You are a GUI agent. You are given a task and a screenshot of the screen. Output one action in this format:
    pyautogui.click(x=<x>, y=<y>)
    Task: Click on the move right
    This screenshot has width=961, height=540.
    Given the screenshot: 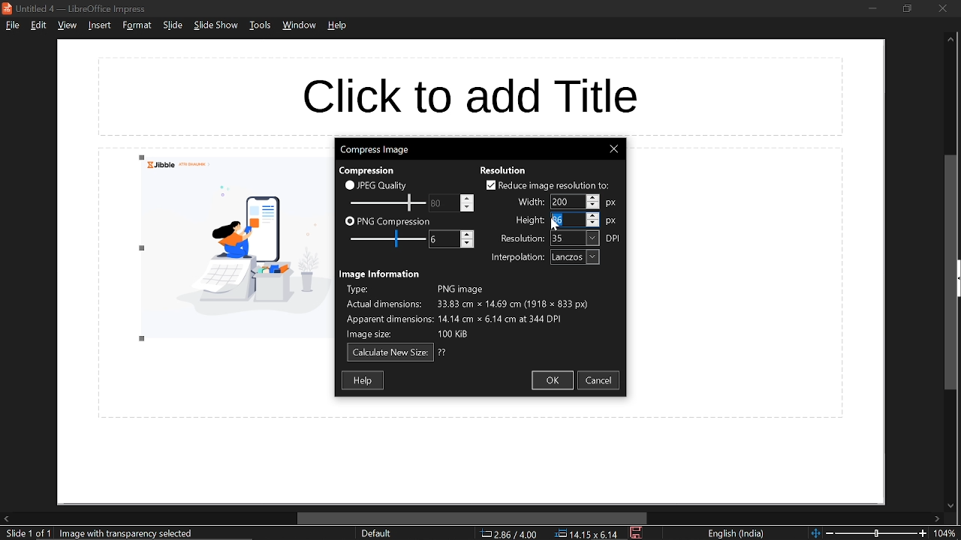 What is the action you would take?
    pyautogui.click(x=937, y=520)
    